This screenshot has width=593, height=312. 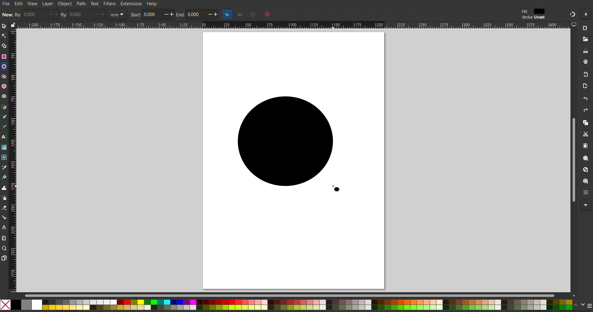 I want to click on Open Export, so click(x=586, y=85).